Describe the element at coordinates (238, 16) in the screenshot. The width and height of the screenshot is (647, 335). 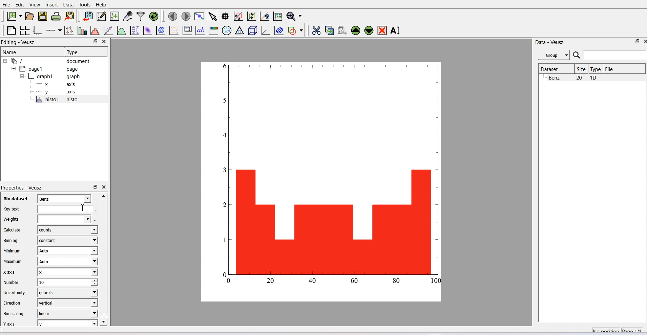
I see `Draw rectangle to zoom graph axes` at that location.